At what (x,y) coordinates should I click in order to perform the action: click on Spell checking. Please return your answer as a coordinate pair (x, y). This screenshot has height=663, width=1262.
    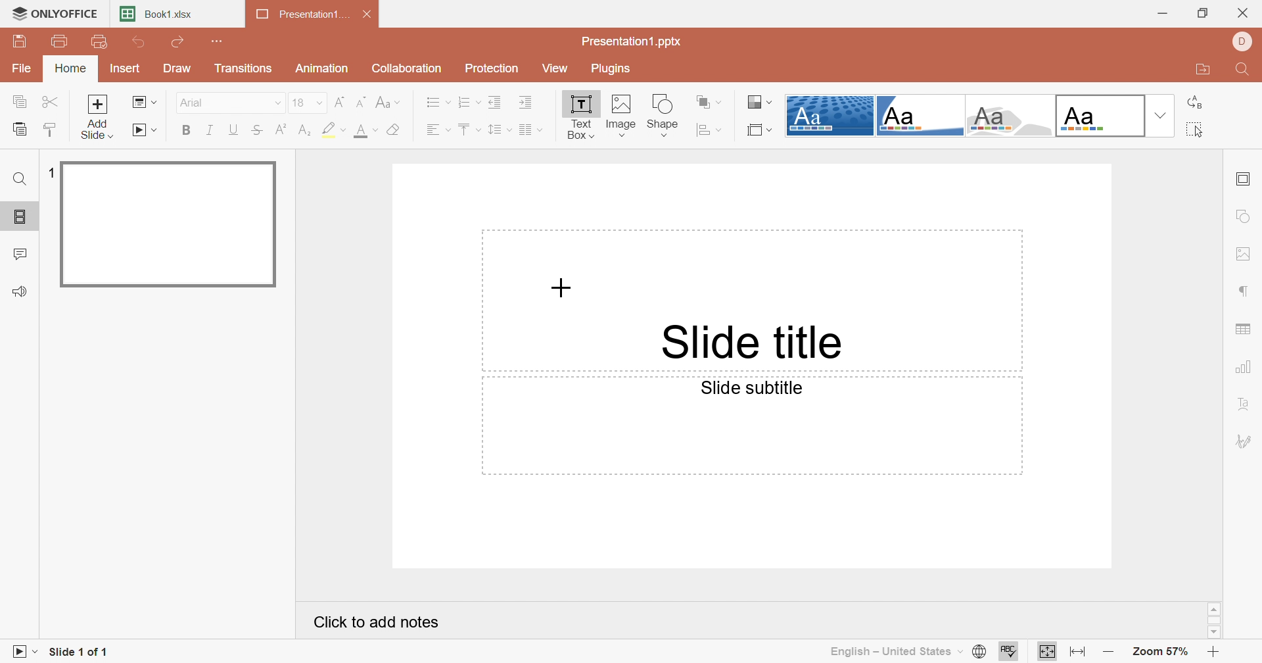
    Looking at the image, I should click on (1009, 651).